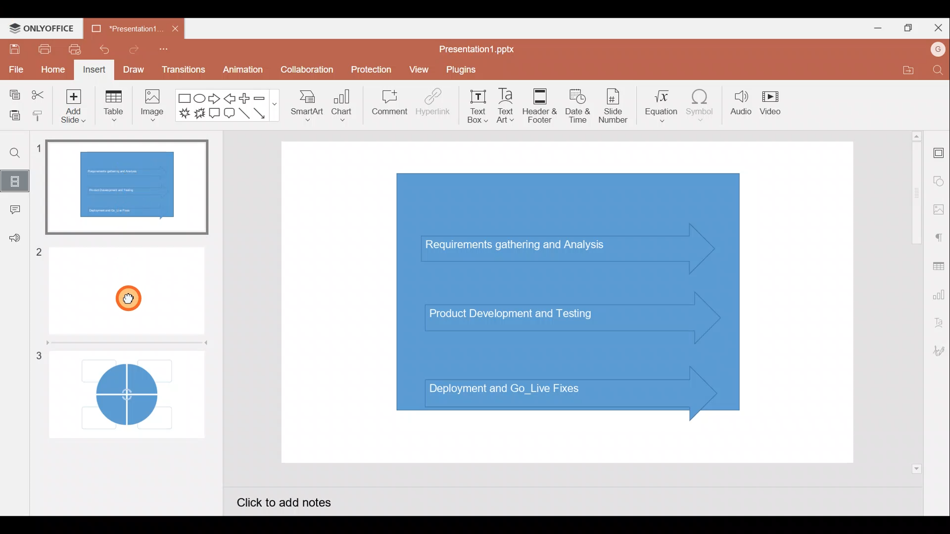  Describe the element at coordinates (482, 49) in the screenshot. I see `Presentation1.pptx` at that location.